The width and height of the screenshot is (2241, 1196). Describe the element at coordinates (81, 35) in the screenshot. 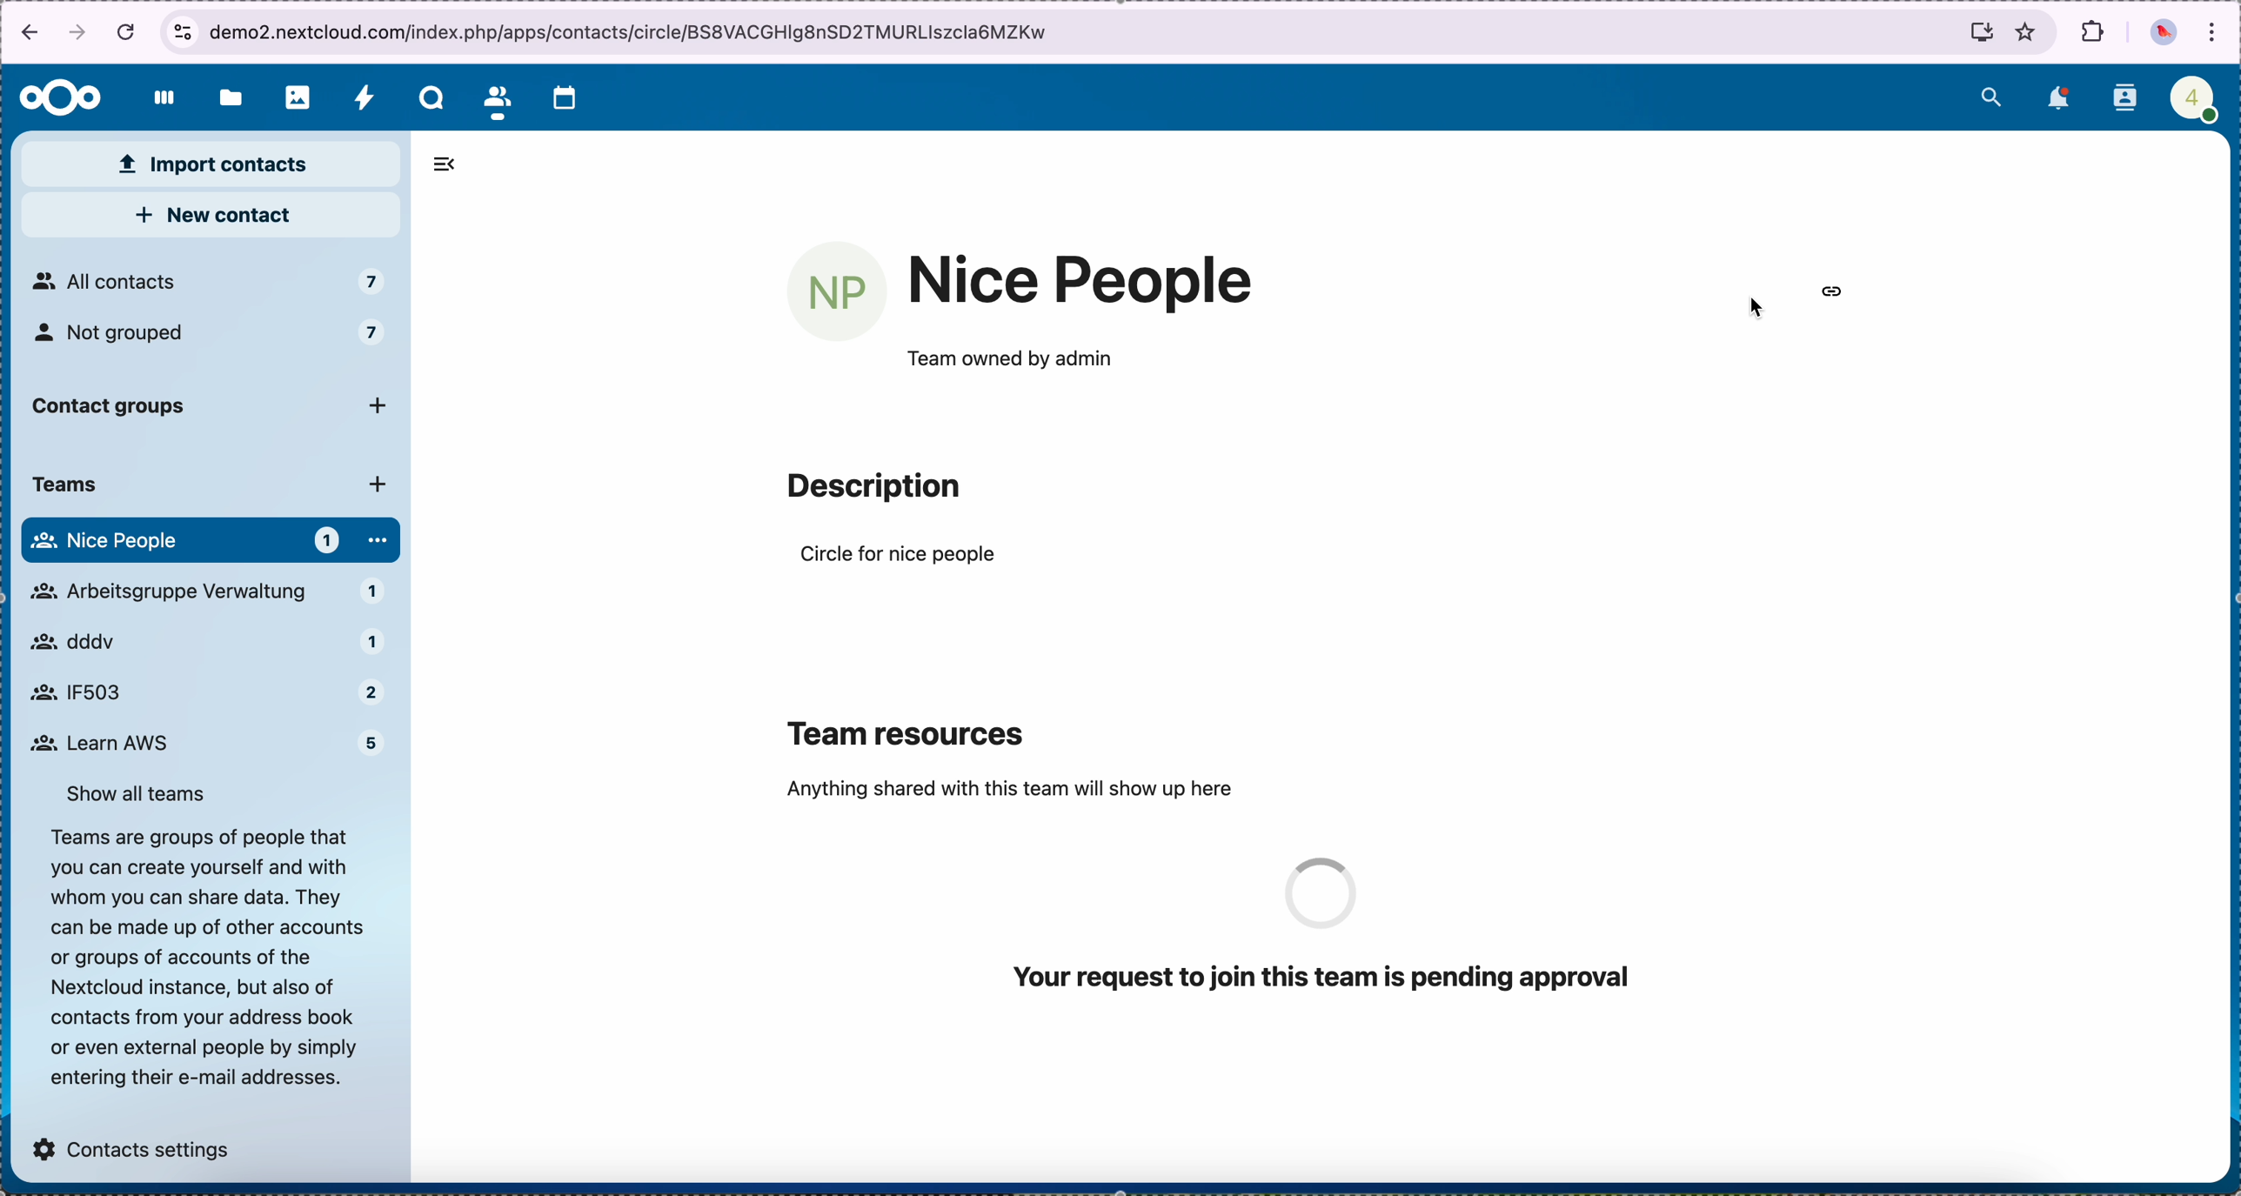

I see `navigate foward` at that location.